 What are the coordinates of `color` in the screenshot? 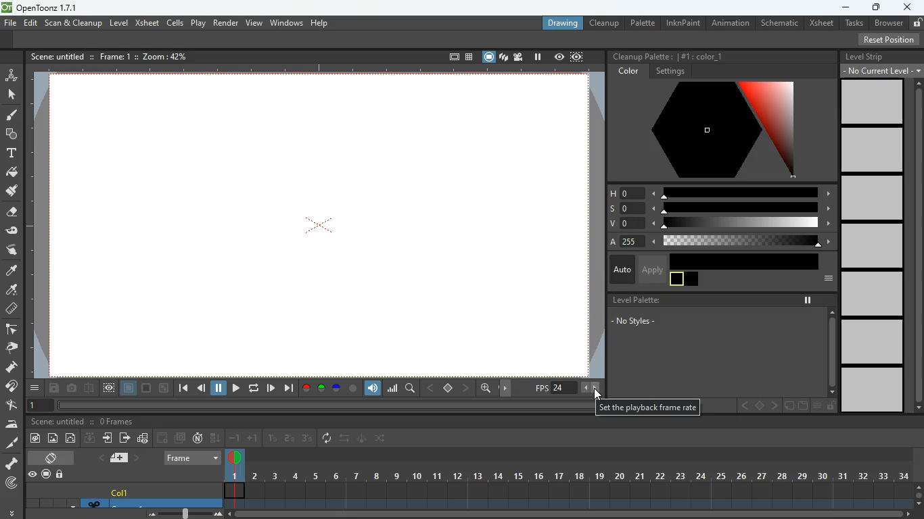 It's located at (701, 56).